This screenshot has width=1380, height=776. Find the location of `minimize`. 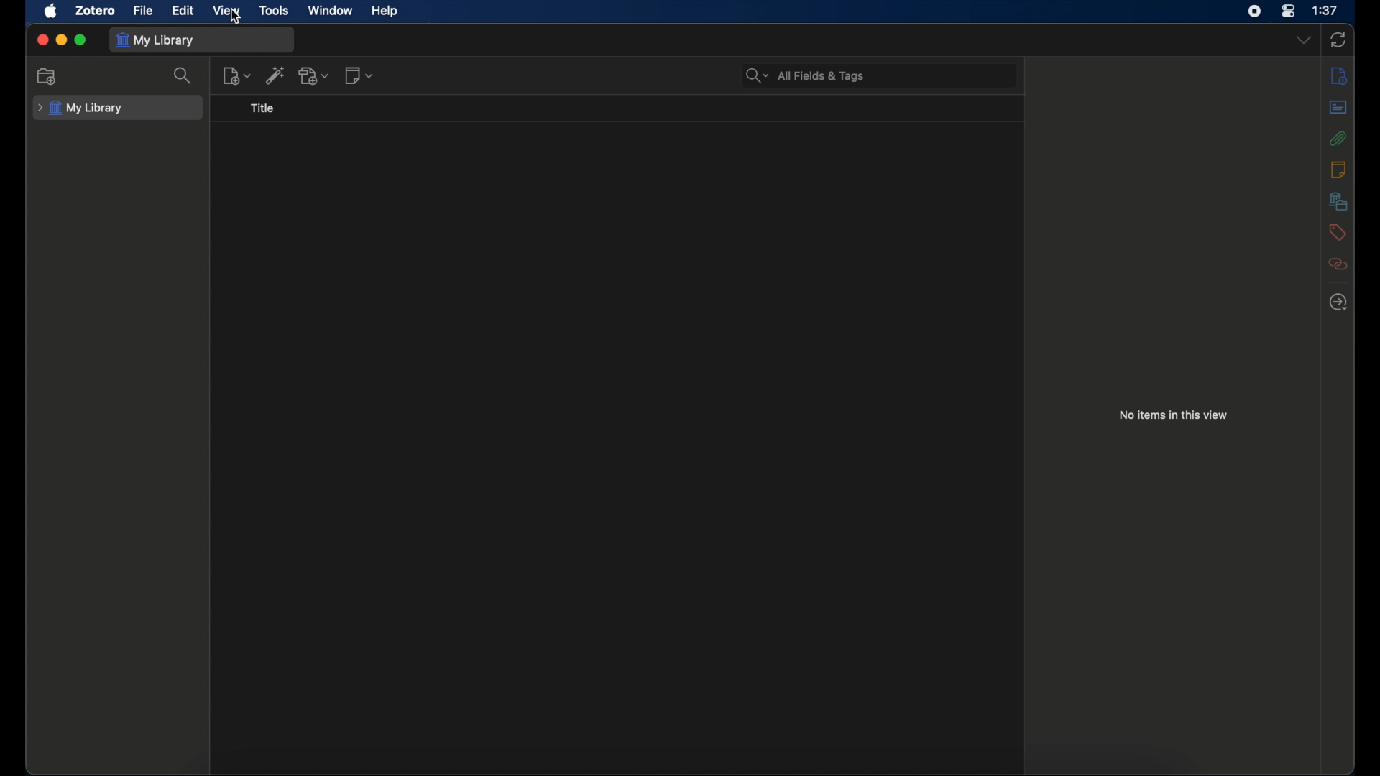

minimize is located at coordinates (61, 39).